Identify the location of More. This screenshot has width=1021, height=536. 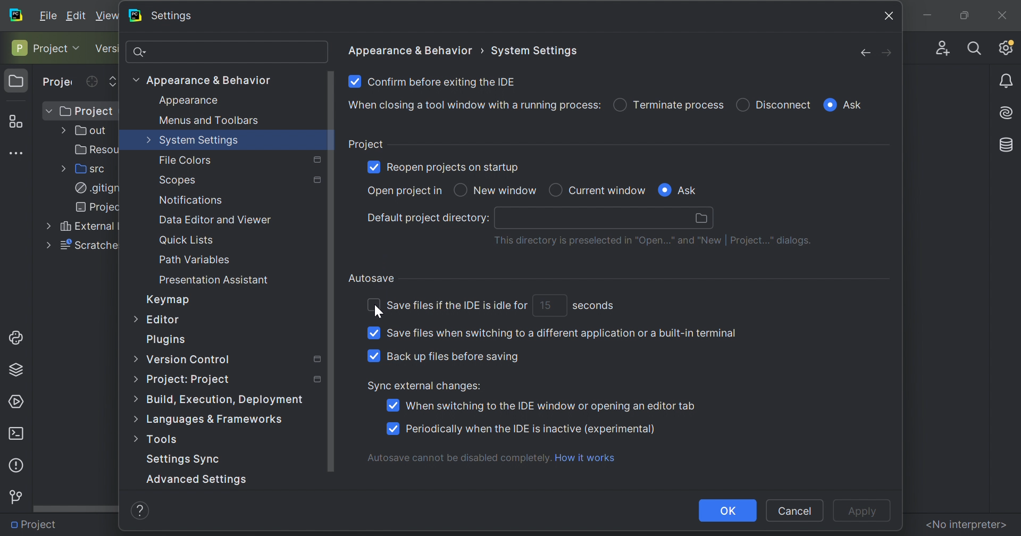
(45, 227).